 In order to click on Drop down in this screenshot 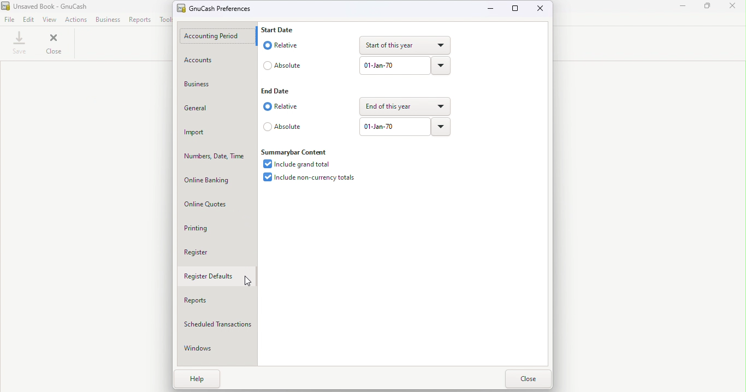, I will do `click(442, 65)`.